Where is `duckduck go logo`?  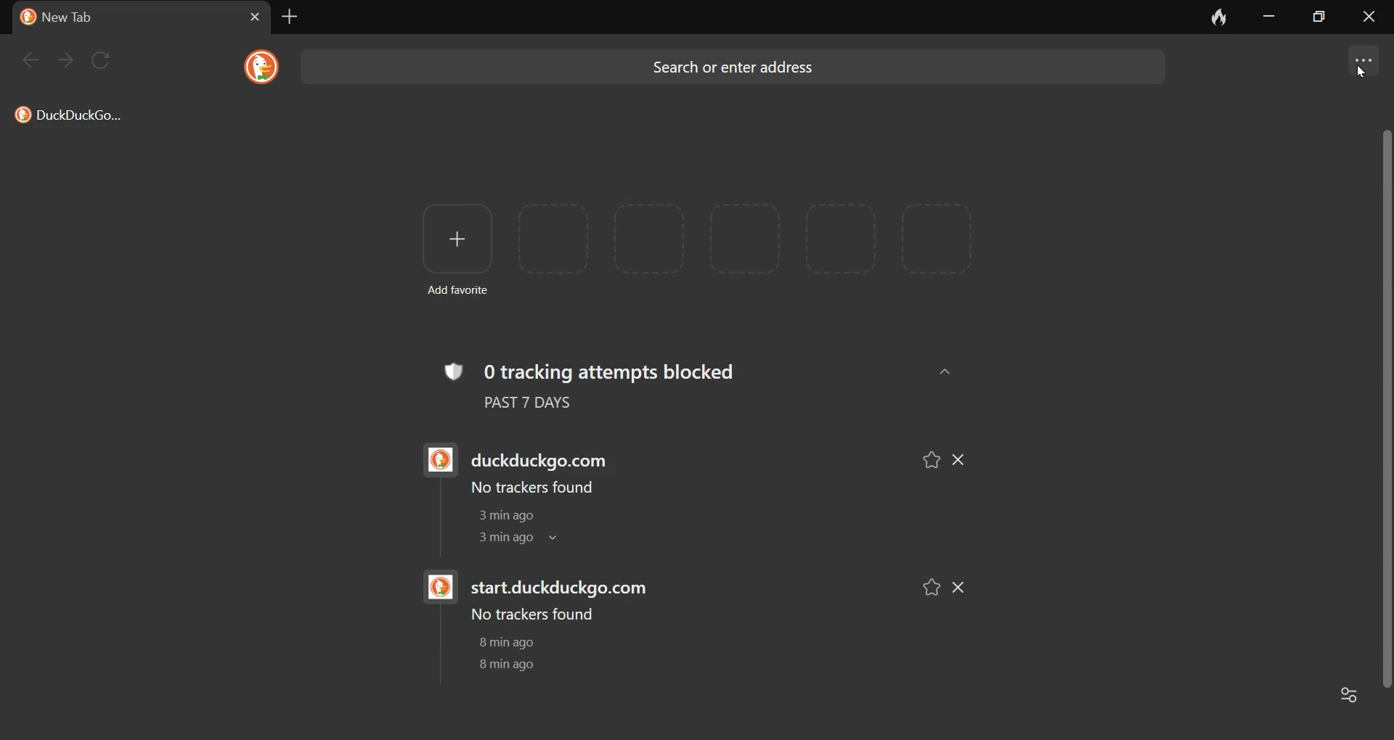 duckduck go logo is located at coordinates (258, 66).